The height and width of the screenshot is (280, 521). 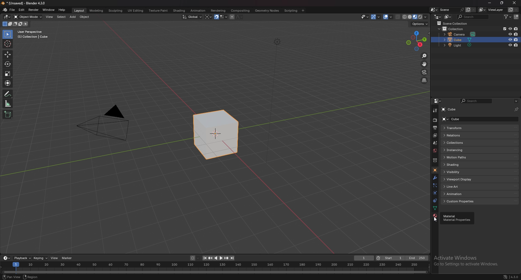 What do you see at coordinates (435, 185) in the screenshot?
I see `particles` at bounding box center [435, 185].